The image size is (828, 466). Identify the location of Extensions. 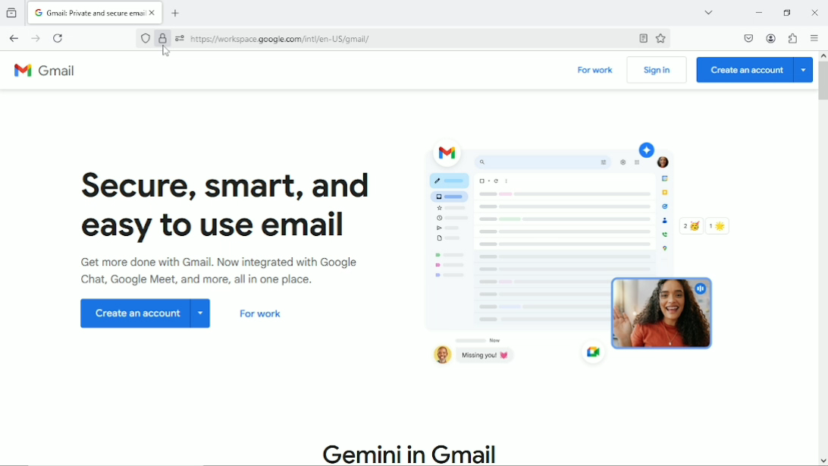
(792, 38).